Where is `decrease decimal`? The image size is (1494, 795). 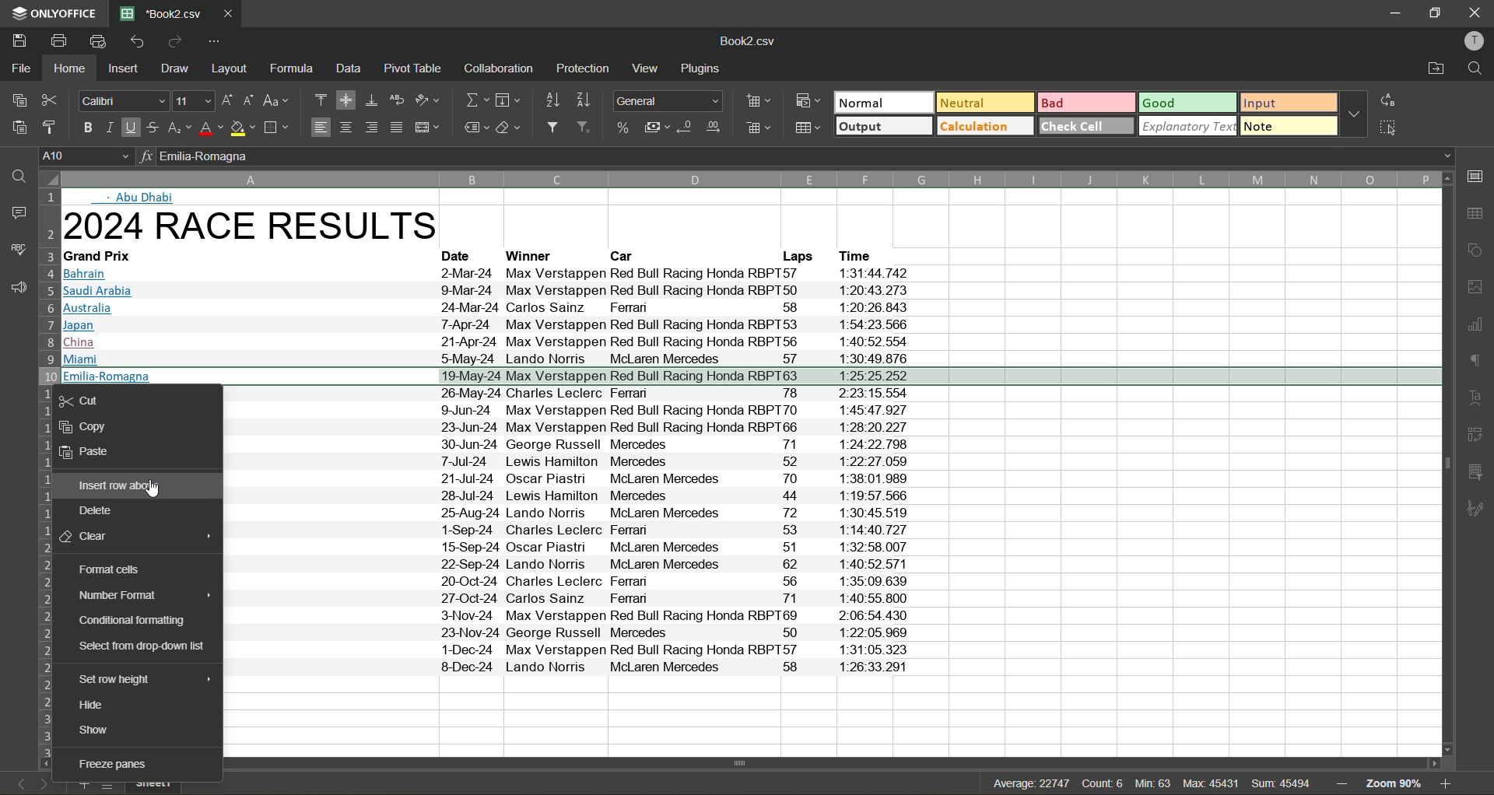 decrease decimal is located at coordinates (687, 129).